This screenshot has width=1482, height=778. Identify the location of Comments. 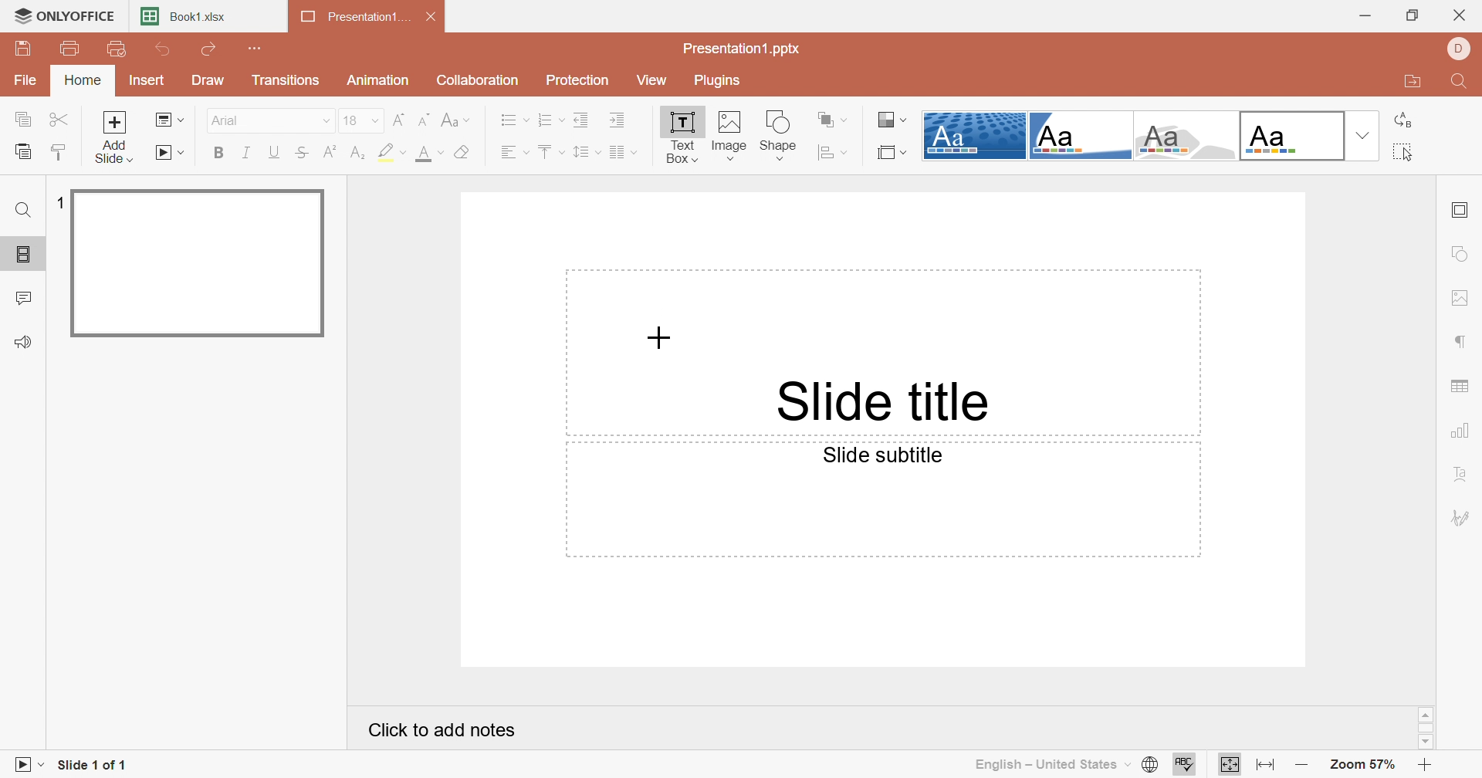
(25, 296).